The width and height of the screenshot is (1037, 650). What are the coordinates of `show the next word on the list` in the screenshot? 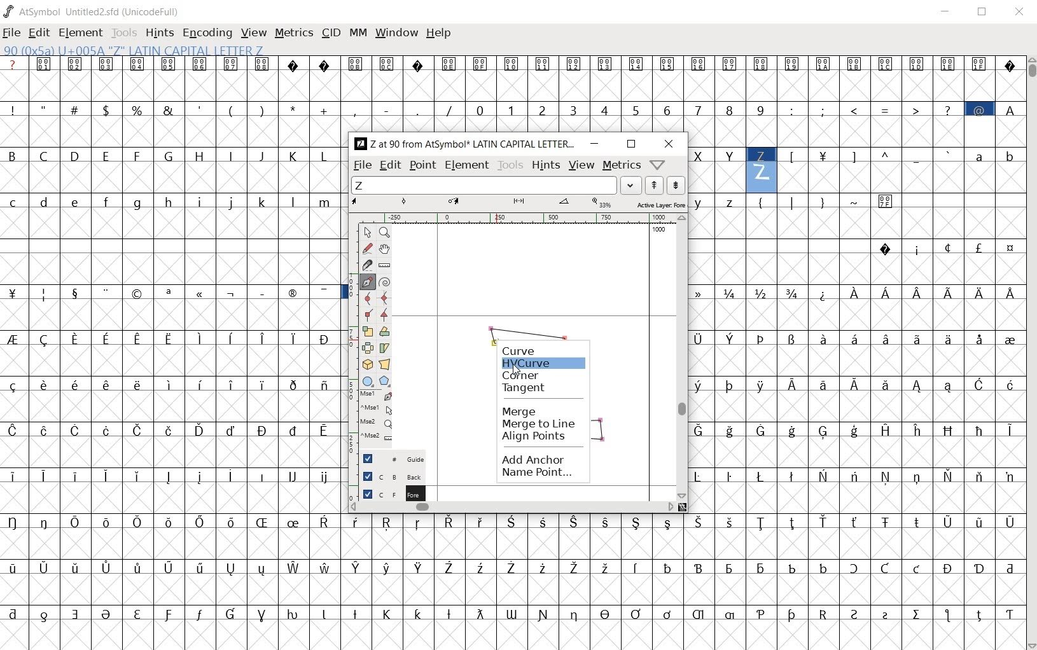 It's located at (653, 186).